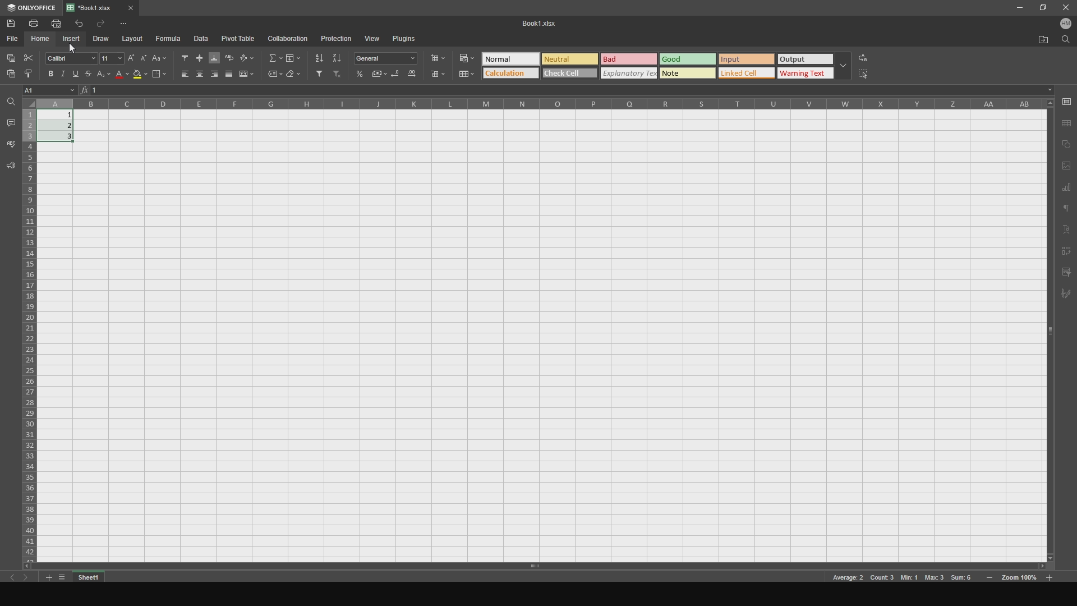  What do you see at coordinates (1066, 101) in the screenshot?
I see `save` at bounding box center [1066, 101].